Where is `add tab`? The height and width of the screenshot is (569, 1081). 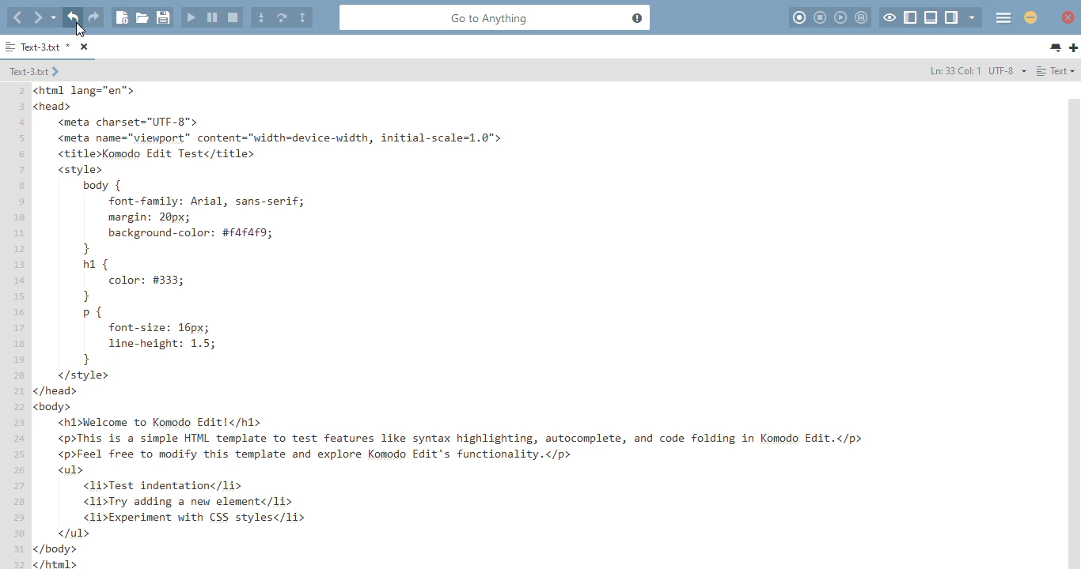
add tab is located at coordinates (1073, 48).